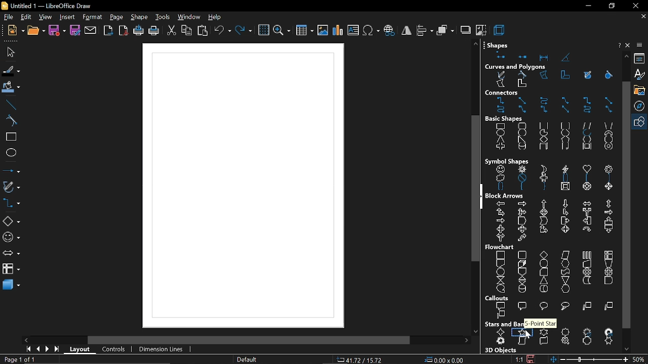 This screenshot has width=648, height=364. Describe the element at coordinates (113, 349) in the screenshot. I see `controls` at that location.